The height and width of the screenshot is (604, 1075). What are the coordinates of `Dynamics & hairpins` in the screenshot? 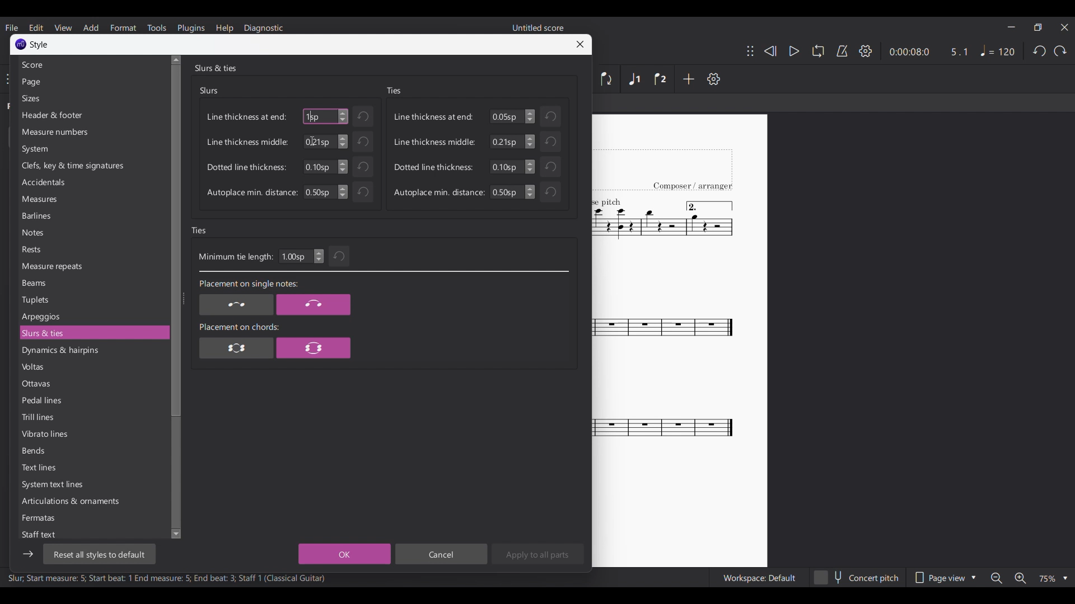 It's located at (92, 351).